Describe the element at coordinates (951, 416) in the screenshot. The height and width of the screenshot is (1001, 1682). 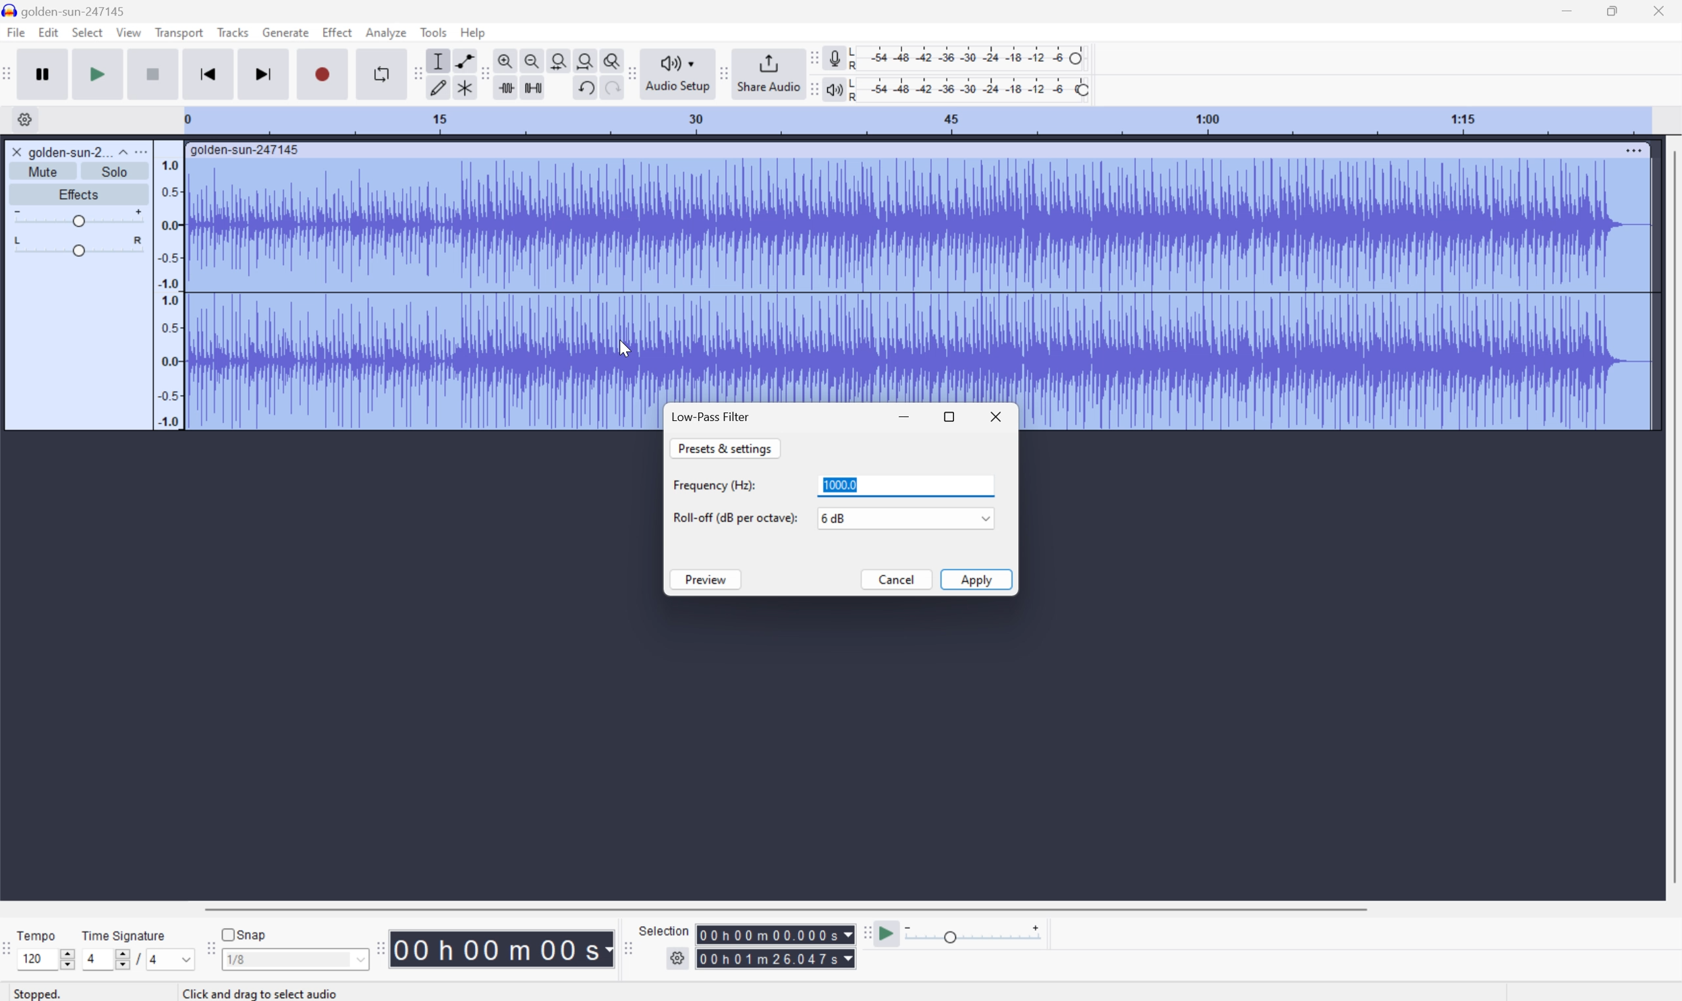
I see `Restore Down` at that location.